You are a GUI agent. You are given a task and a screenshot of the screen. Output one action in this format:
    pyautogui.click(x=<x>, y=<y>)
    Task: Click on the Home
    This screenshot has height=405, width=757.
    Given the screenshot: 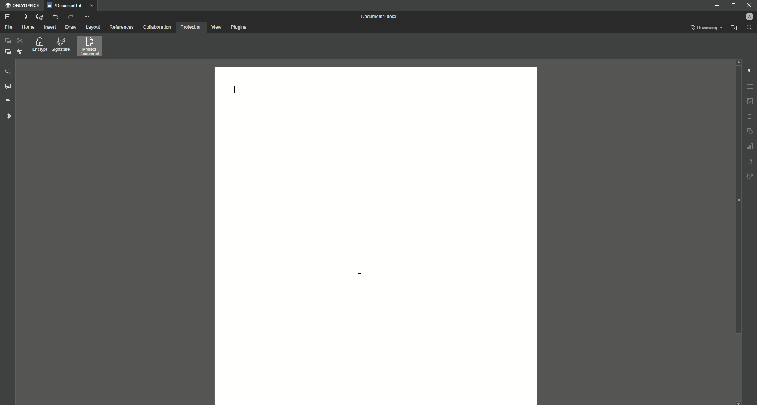 What is the action you would take?
    pyautogui.click(x=28, y=28)
    